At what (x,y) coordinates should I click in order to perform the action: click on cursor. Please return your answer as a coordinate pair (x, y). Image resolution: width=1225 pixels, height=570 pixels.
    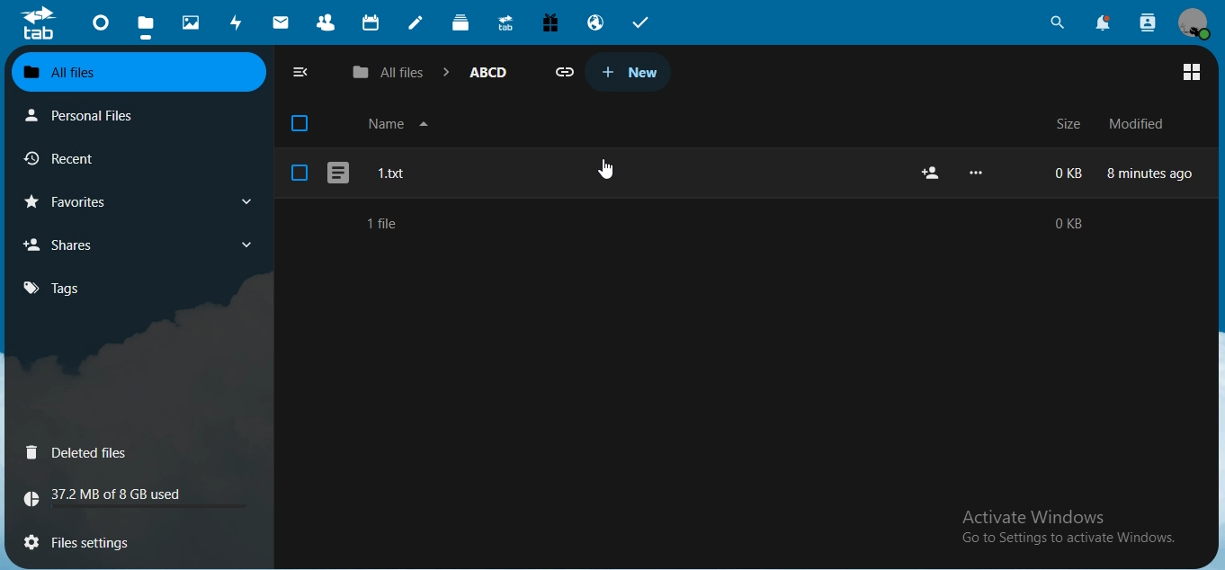
    Looking at the image, I should click on (603, 168).